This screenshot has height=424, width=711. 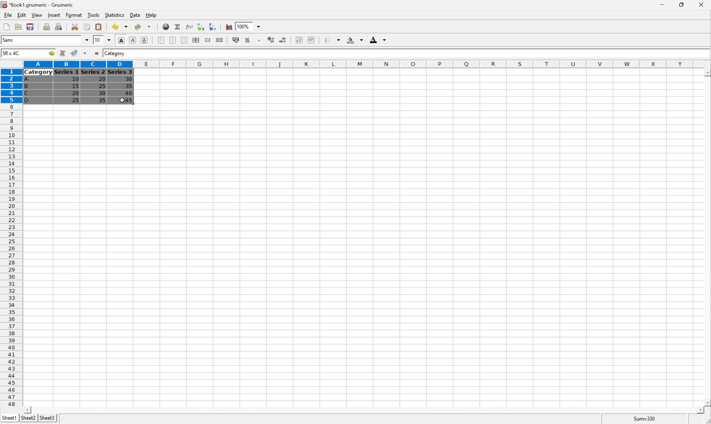 I want to click on A, so click(x=27, y=80).